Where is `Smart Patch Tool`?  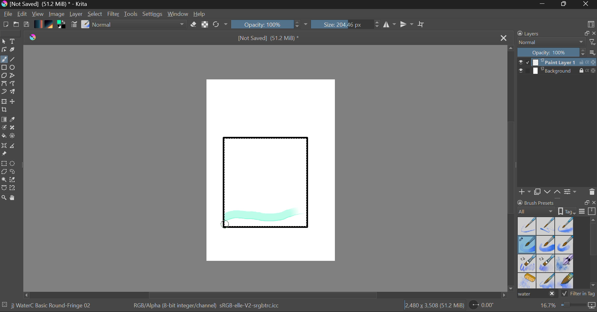
Smart Patch Tool is located at coordinates (15, 129).